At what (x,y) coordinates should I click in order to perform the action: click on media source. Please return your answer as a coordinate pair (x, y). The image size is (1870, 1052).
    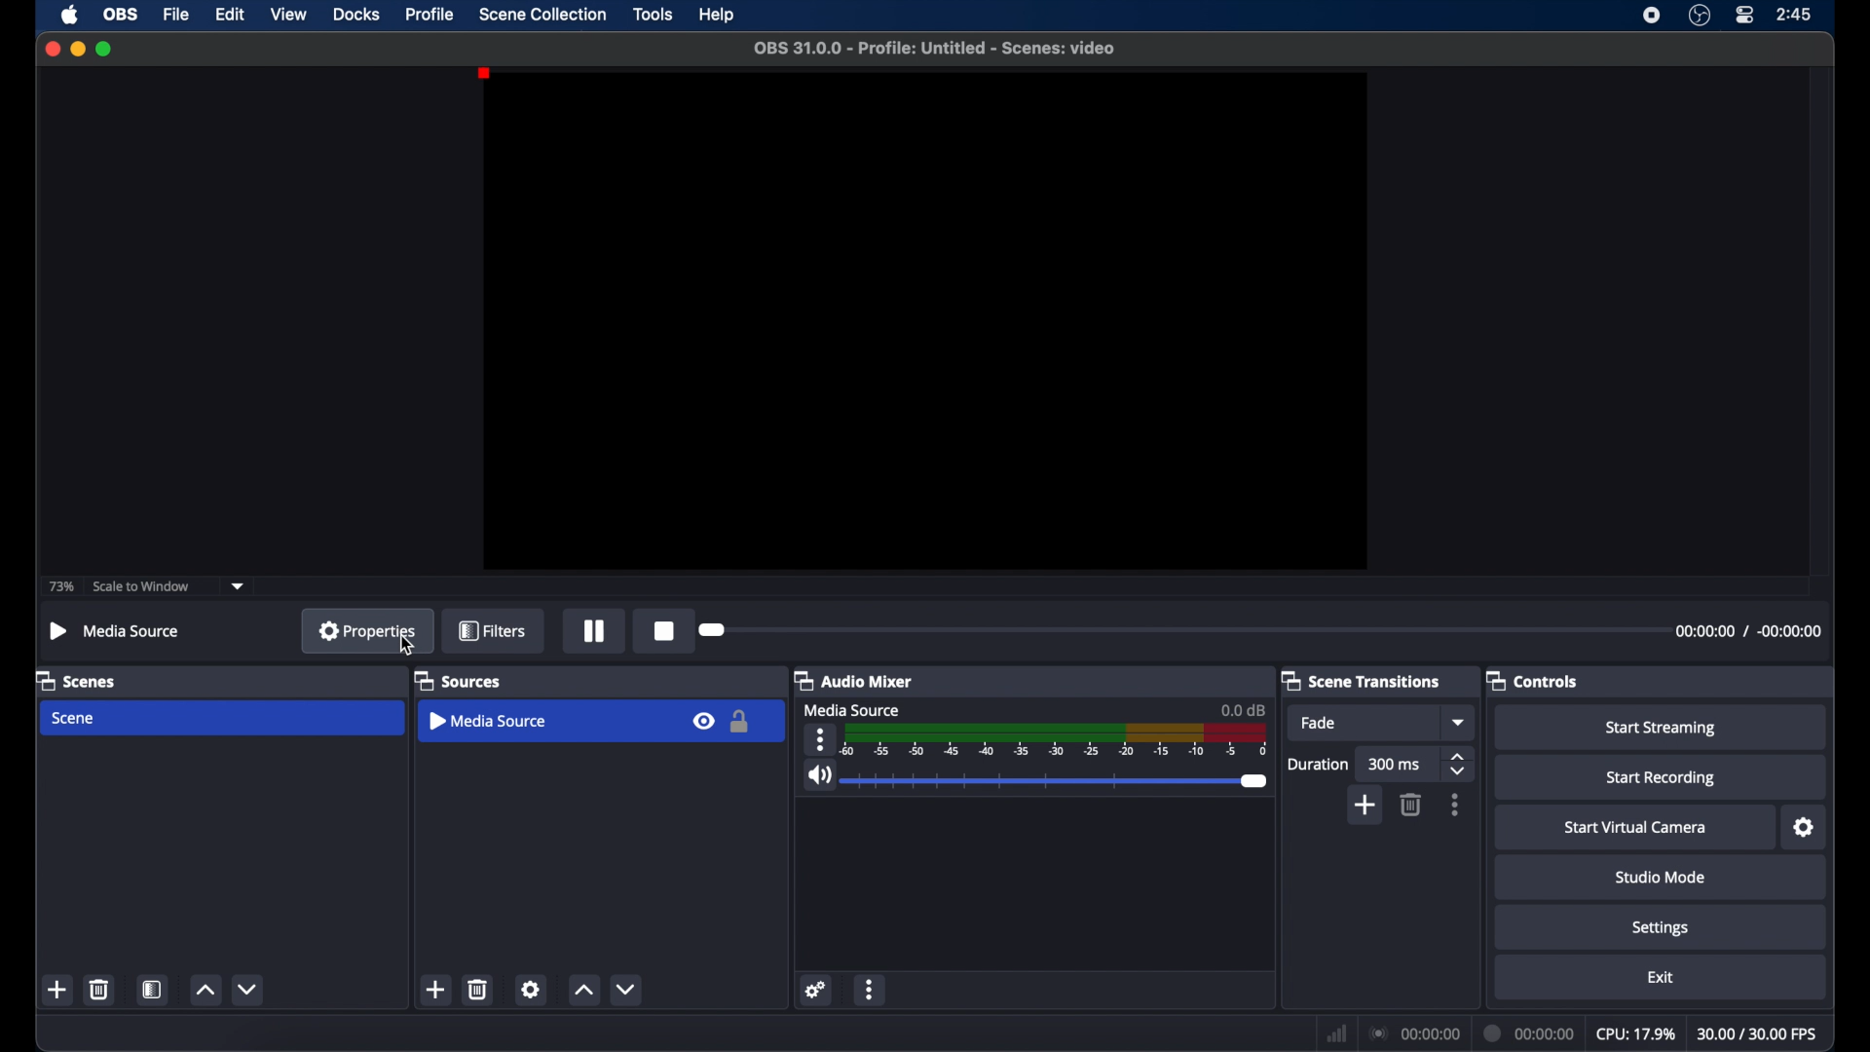
    Looking at the image, I should click on (489, 721).